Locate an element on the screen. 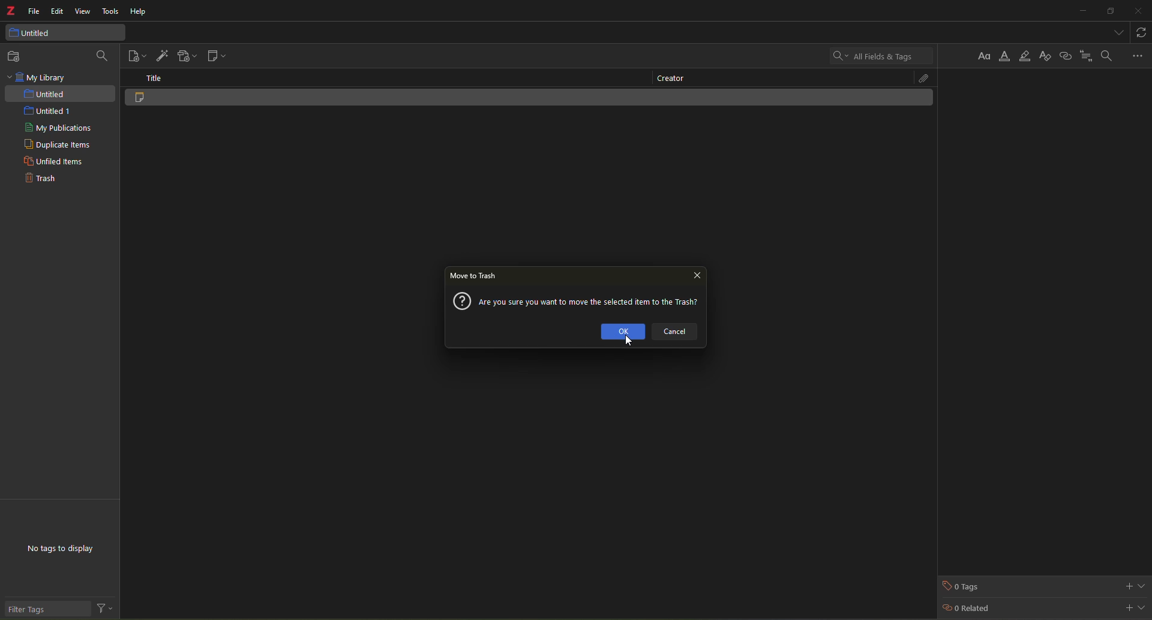 Image resolution: width=1152 pixels, height=620 pixels. unfiled items is located at coordinates (52, 162).